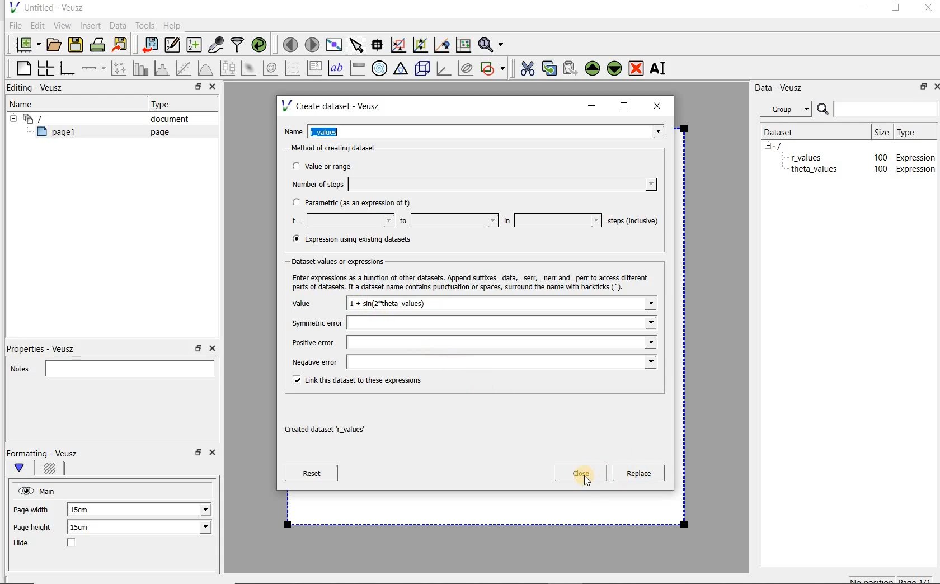  I want to click on Fit a function to data, so click(185, 68).